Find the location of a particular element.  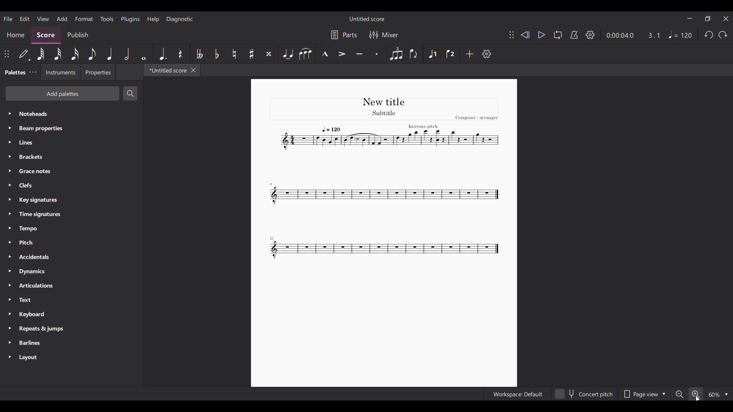

Search is located at coordinates (130, 93).